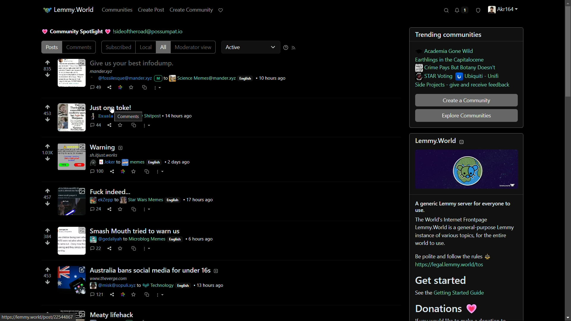  Describe the element at coordinates (113, 107) in the screenshot. I see `Just one take!` at that location.